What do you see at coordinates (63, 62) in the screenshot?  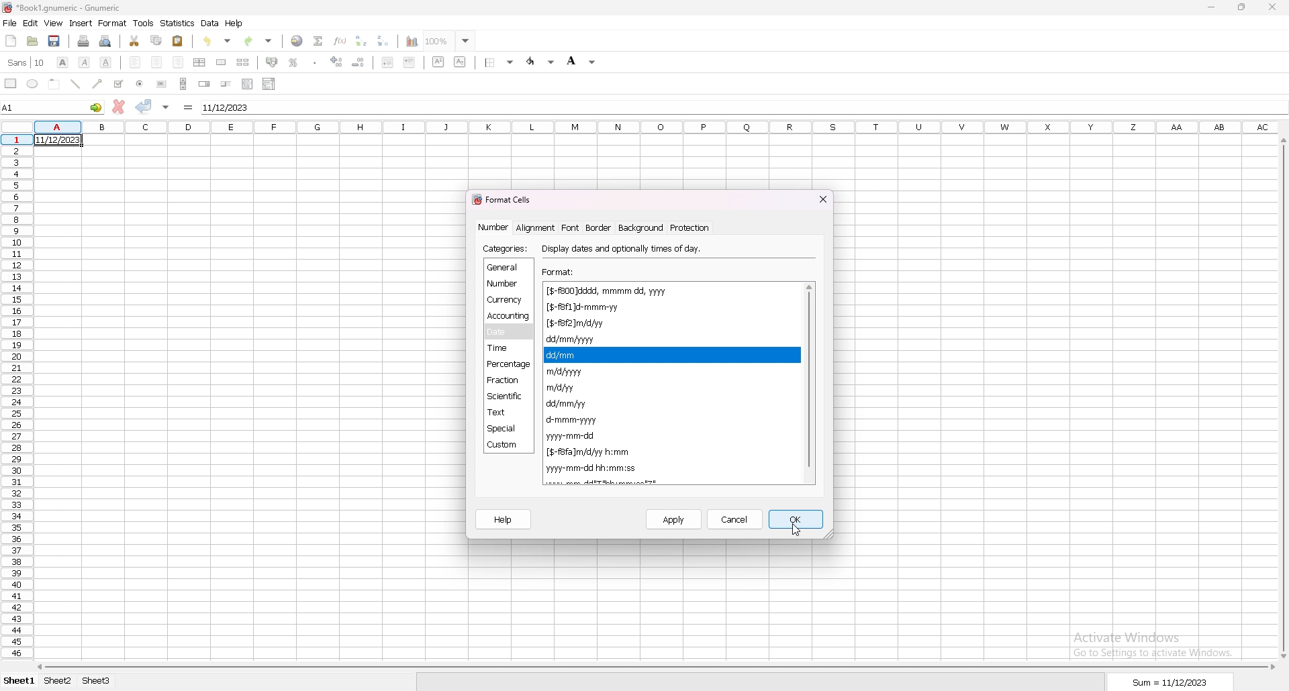 I see `bold` at bounding box center [63, 62].